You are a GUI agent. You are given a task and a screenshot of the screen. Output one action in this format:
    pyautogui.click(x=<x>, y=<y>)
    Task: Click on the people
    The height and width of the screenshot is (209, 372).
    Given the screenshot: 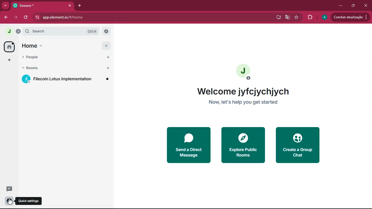 What is the action you would take?
    pyautogui.click(x=59, y=58)
    